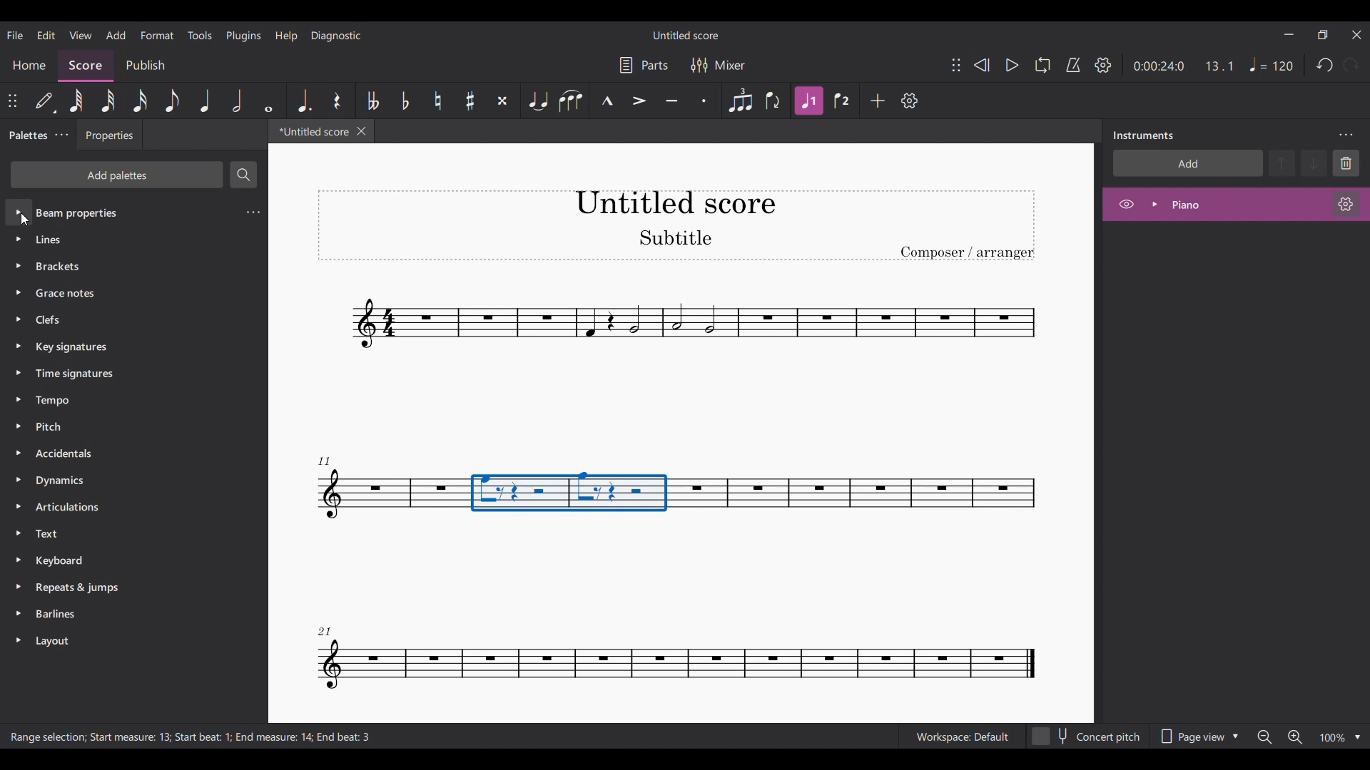 This screenshot has height=770, width=1370. What do you see at coordinates (127, 239) in the screenshot?
I see `Lines` at bounding box center [127, 239].